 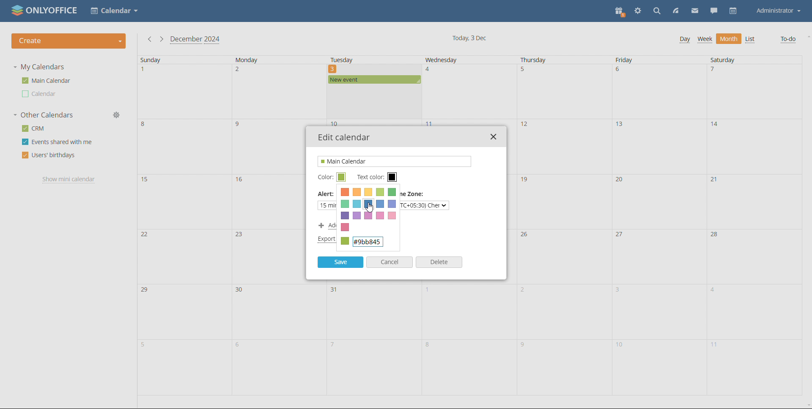 What do you see at coordinates (277, 311) in the screenshot?
I see `date` at bounding box center [277, 311].